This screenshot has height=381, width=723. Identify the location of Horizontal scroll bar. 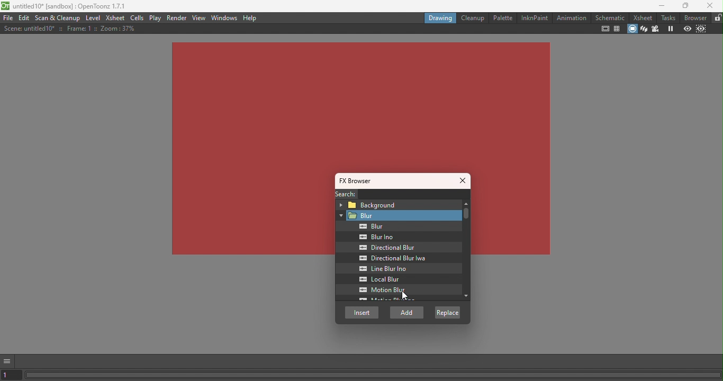
(374, 375).